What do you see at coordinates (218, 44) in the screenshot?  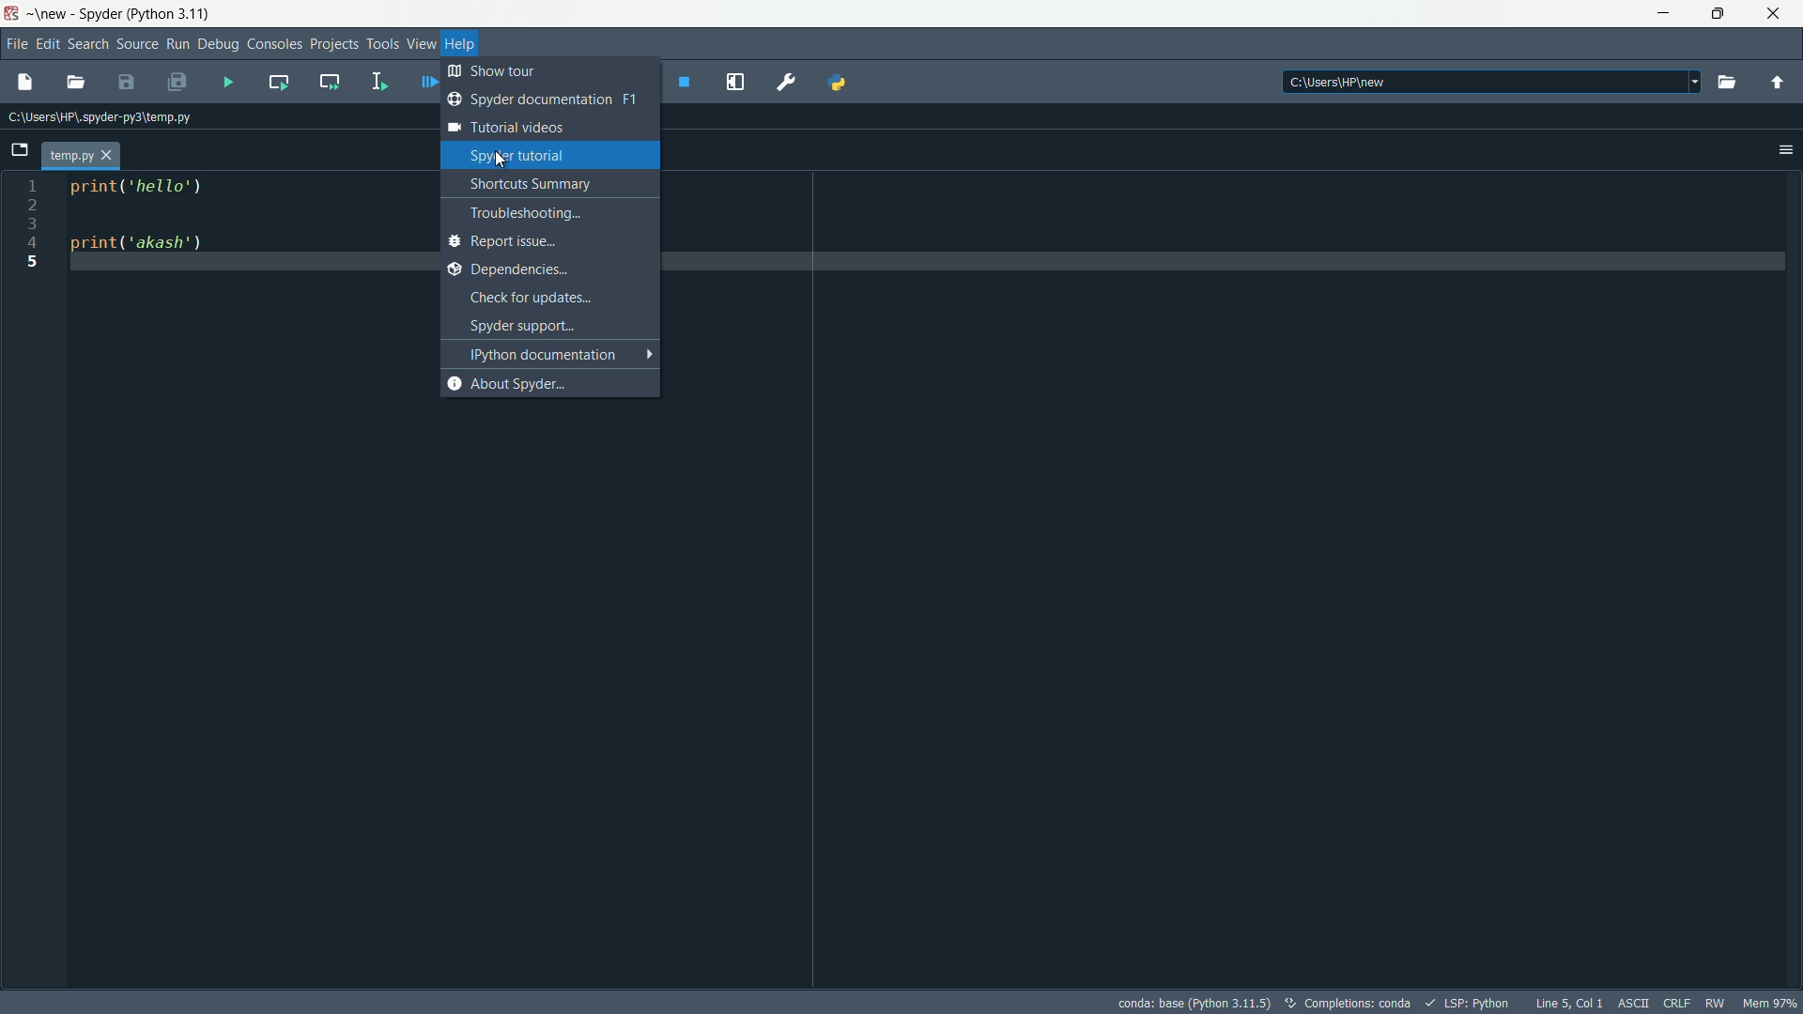 I see `debug menu` at bounding box center [218, 44].